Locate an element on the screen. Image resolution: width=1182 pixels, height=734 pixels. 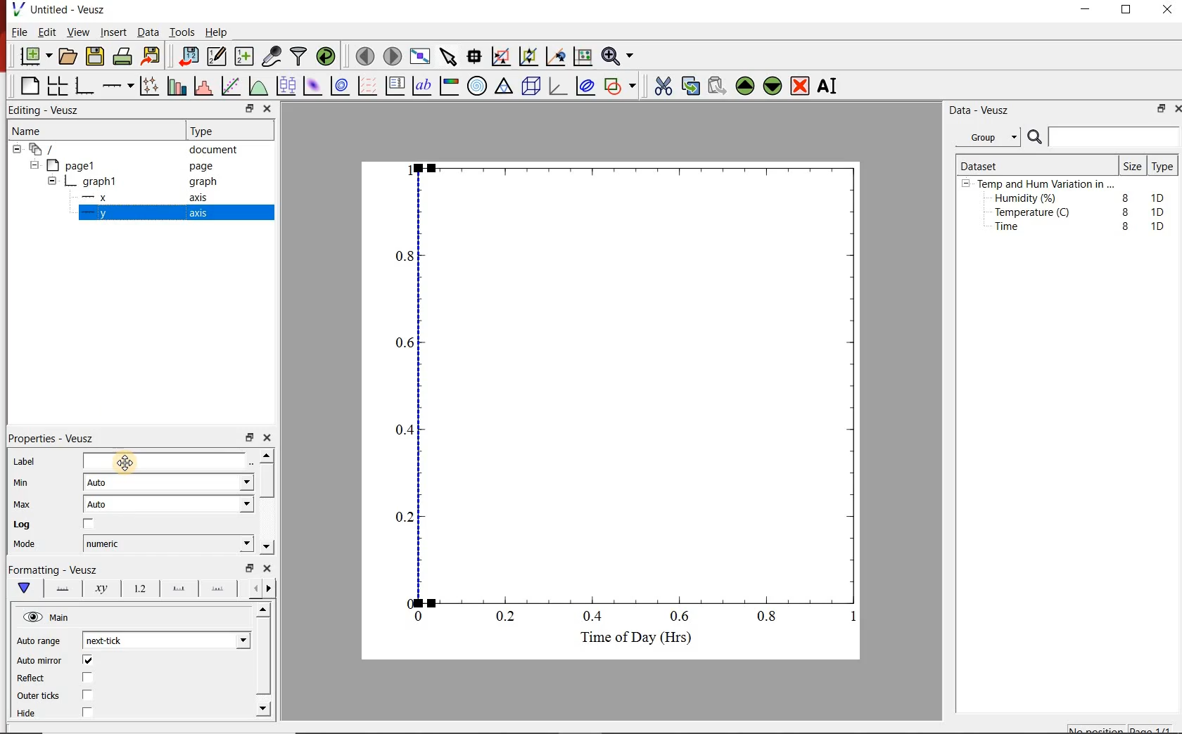
save the document is located at coordinates (96, 57).